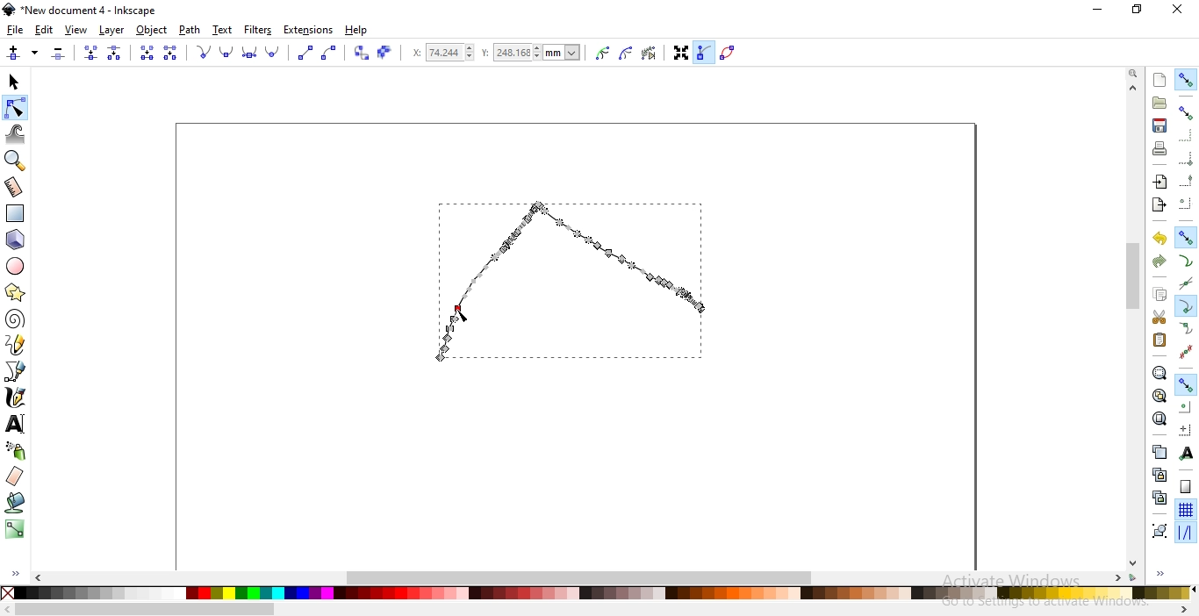 The width and height of the screenshot is (1199, 616). Describe the element at coordinates (1159, 451) in the screenshot. I see `duplicate selected objects` at that location.